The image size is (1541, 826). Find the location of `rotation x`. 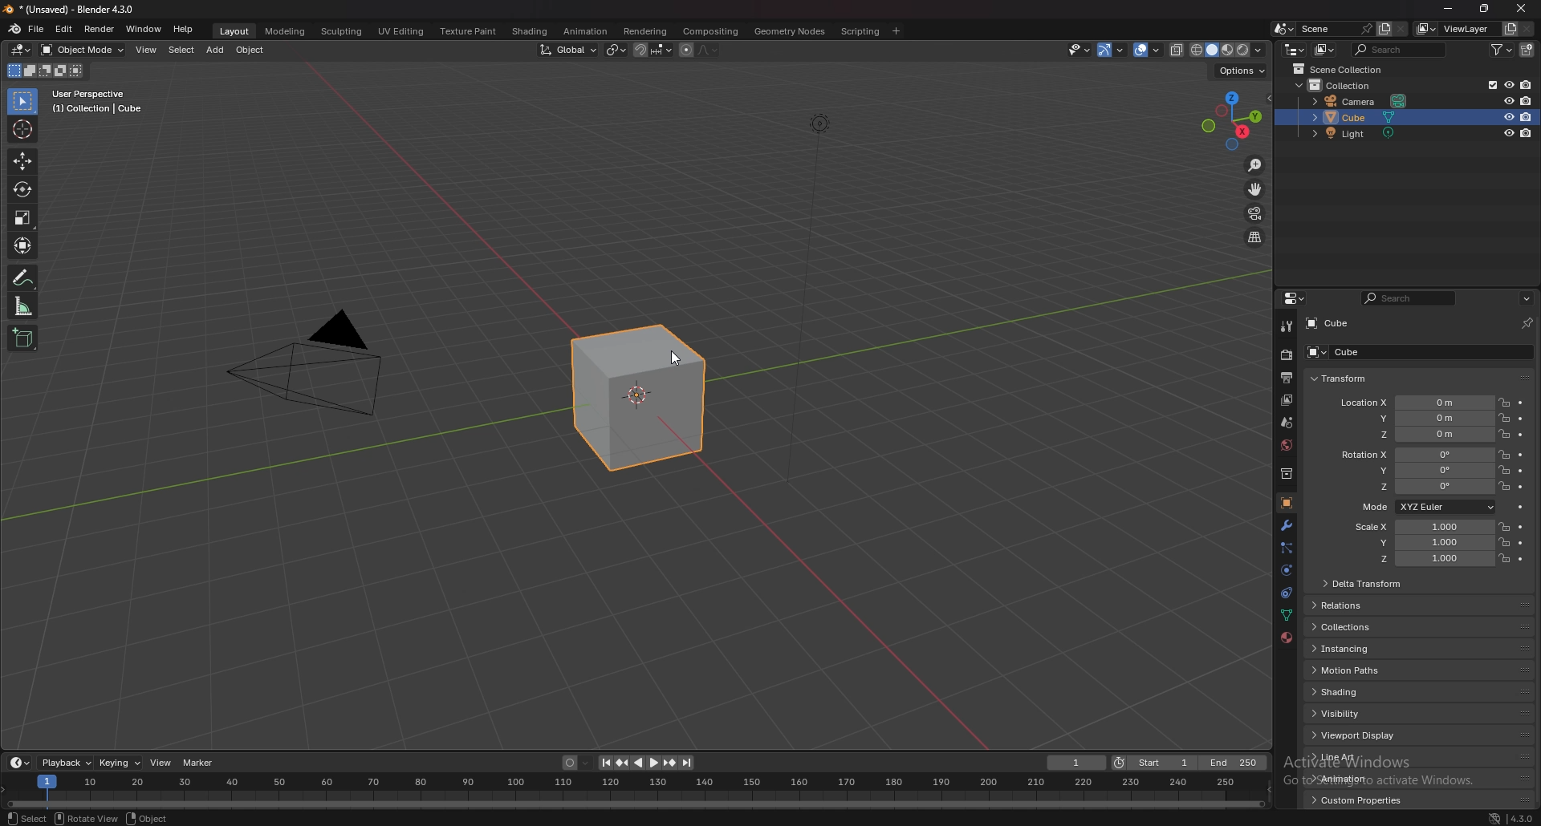

rotation x is located at coordinates (1414, 456).